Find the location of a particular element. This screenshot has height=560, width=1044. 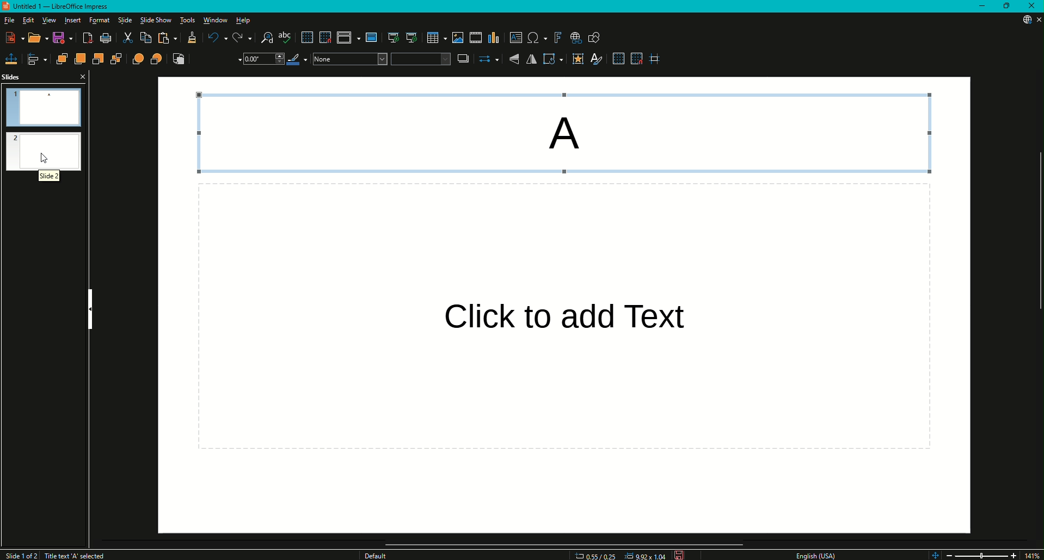

Display Grid is located at coordinates (304, 36).